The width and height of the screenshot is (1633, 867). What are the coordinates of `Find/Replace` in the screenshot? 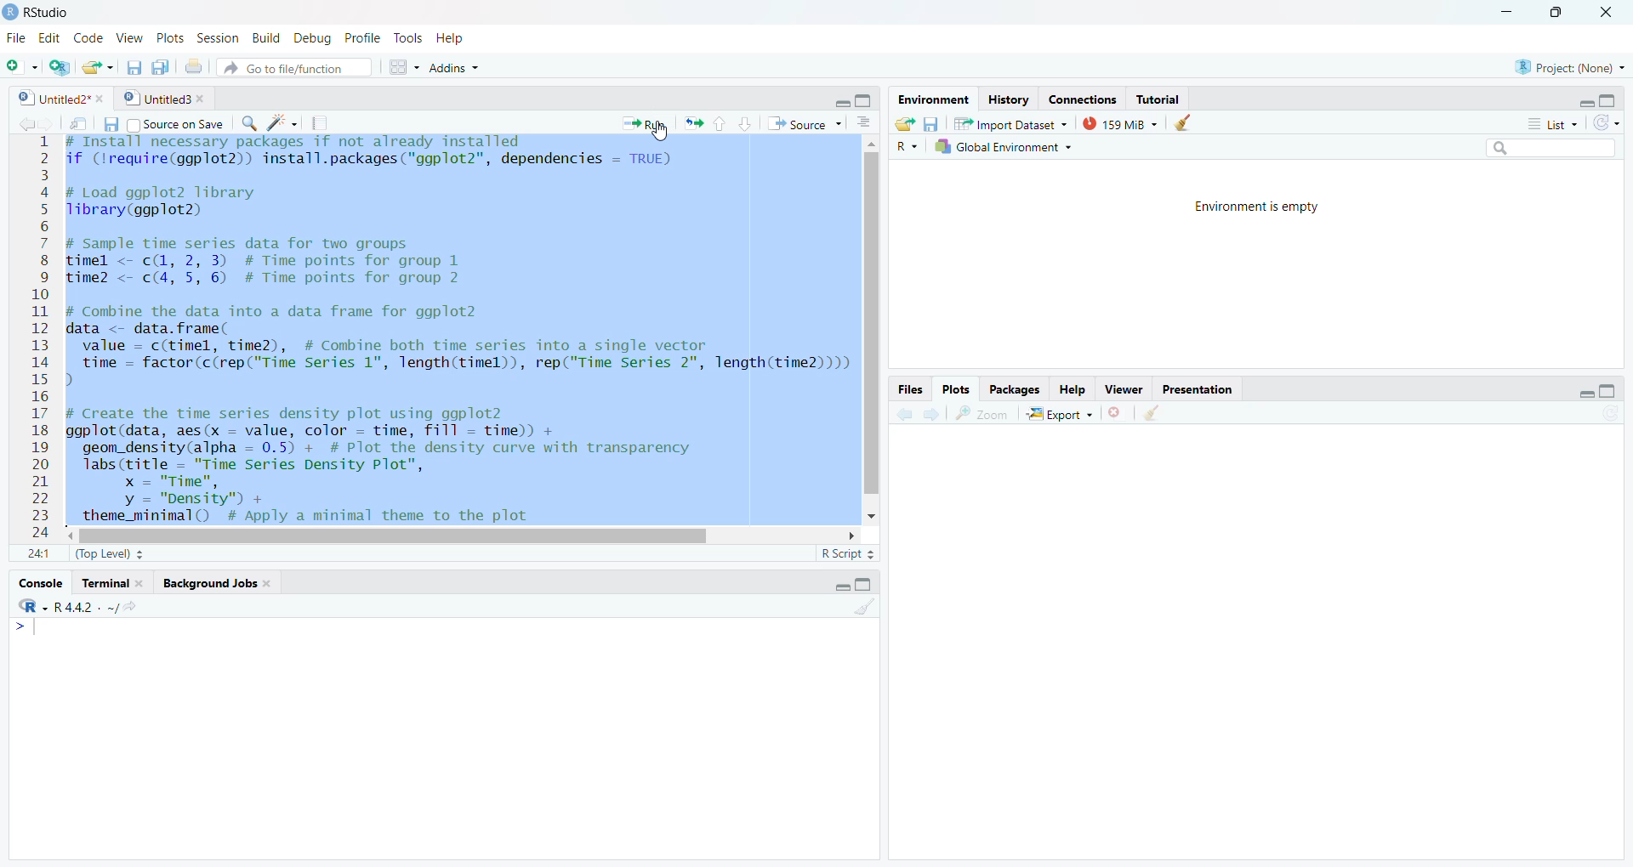 It's located at (248, 122).